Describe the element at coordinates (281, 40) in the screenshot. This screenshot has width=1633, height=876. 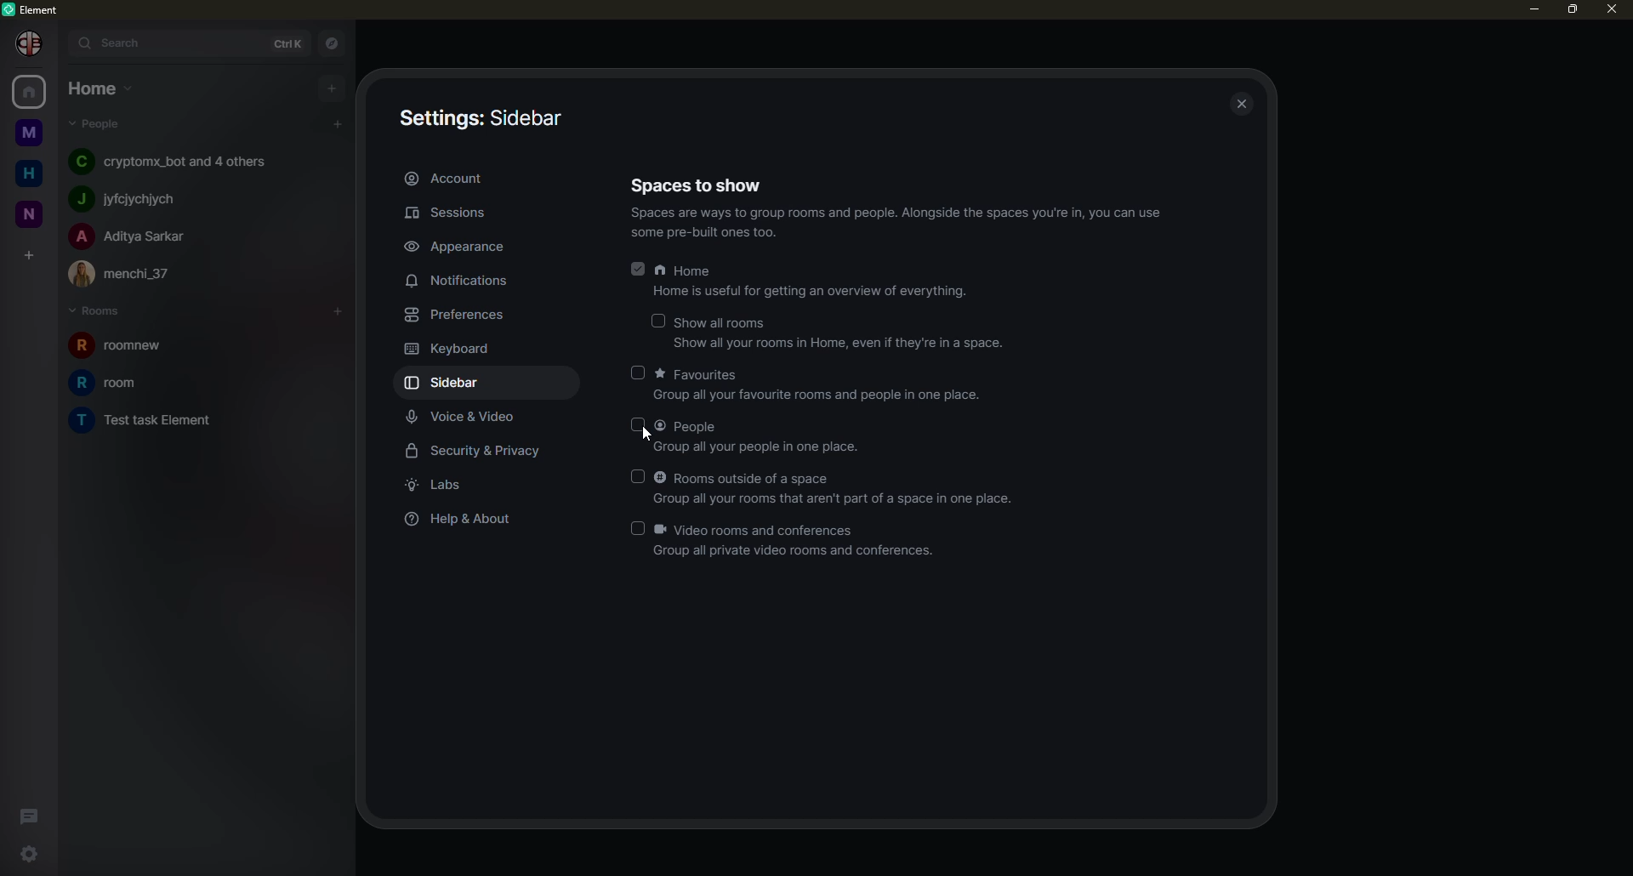
I see `ctrl K` at that location.